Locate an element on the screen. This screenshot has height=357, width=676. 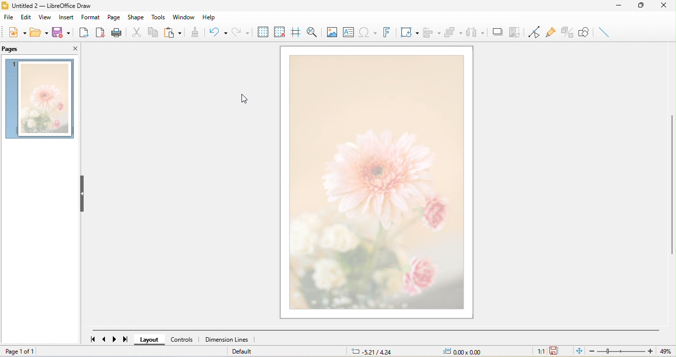
background image transparency to 70% appeared is located at coordinates (376, 184).